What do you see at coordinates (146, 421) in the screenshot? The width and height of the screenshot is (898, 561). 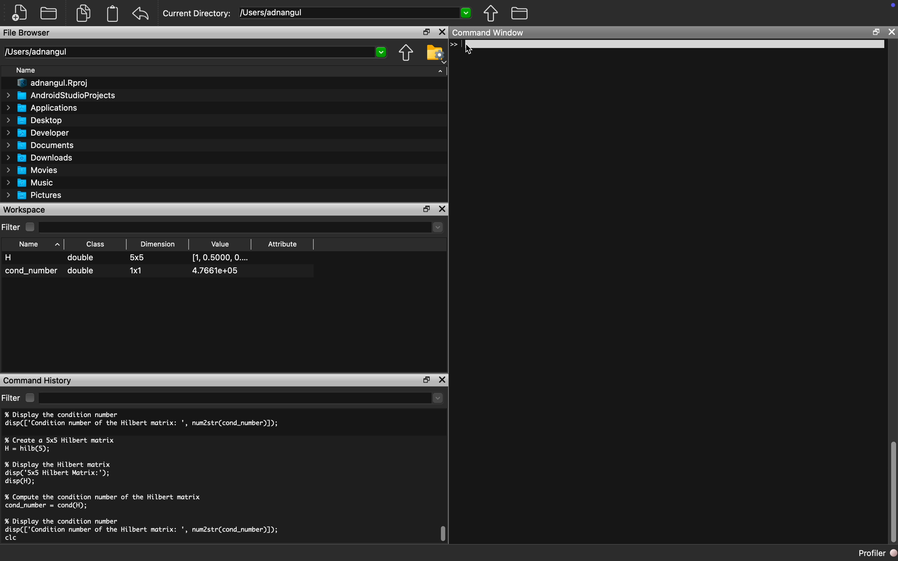 I see `% Display the condition number
disp(['Condition number of the Hilbert matrix: ', num2str(cond_number)]);` at bounding box center [146, 421].